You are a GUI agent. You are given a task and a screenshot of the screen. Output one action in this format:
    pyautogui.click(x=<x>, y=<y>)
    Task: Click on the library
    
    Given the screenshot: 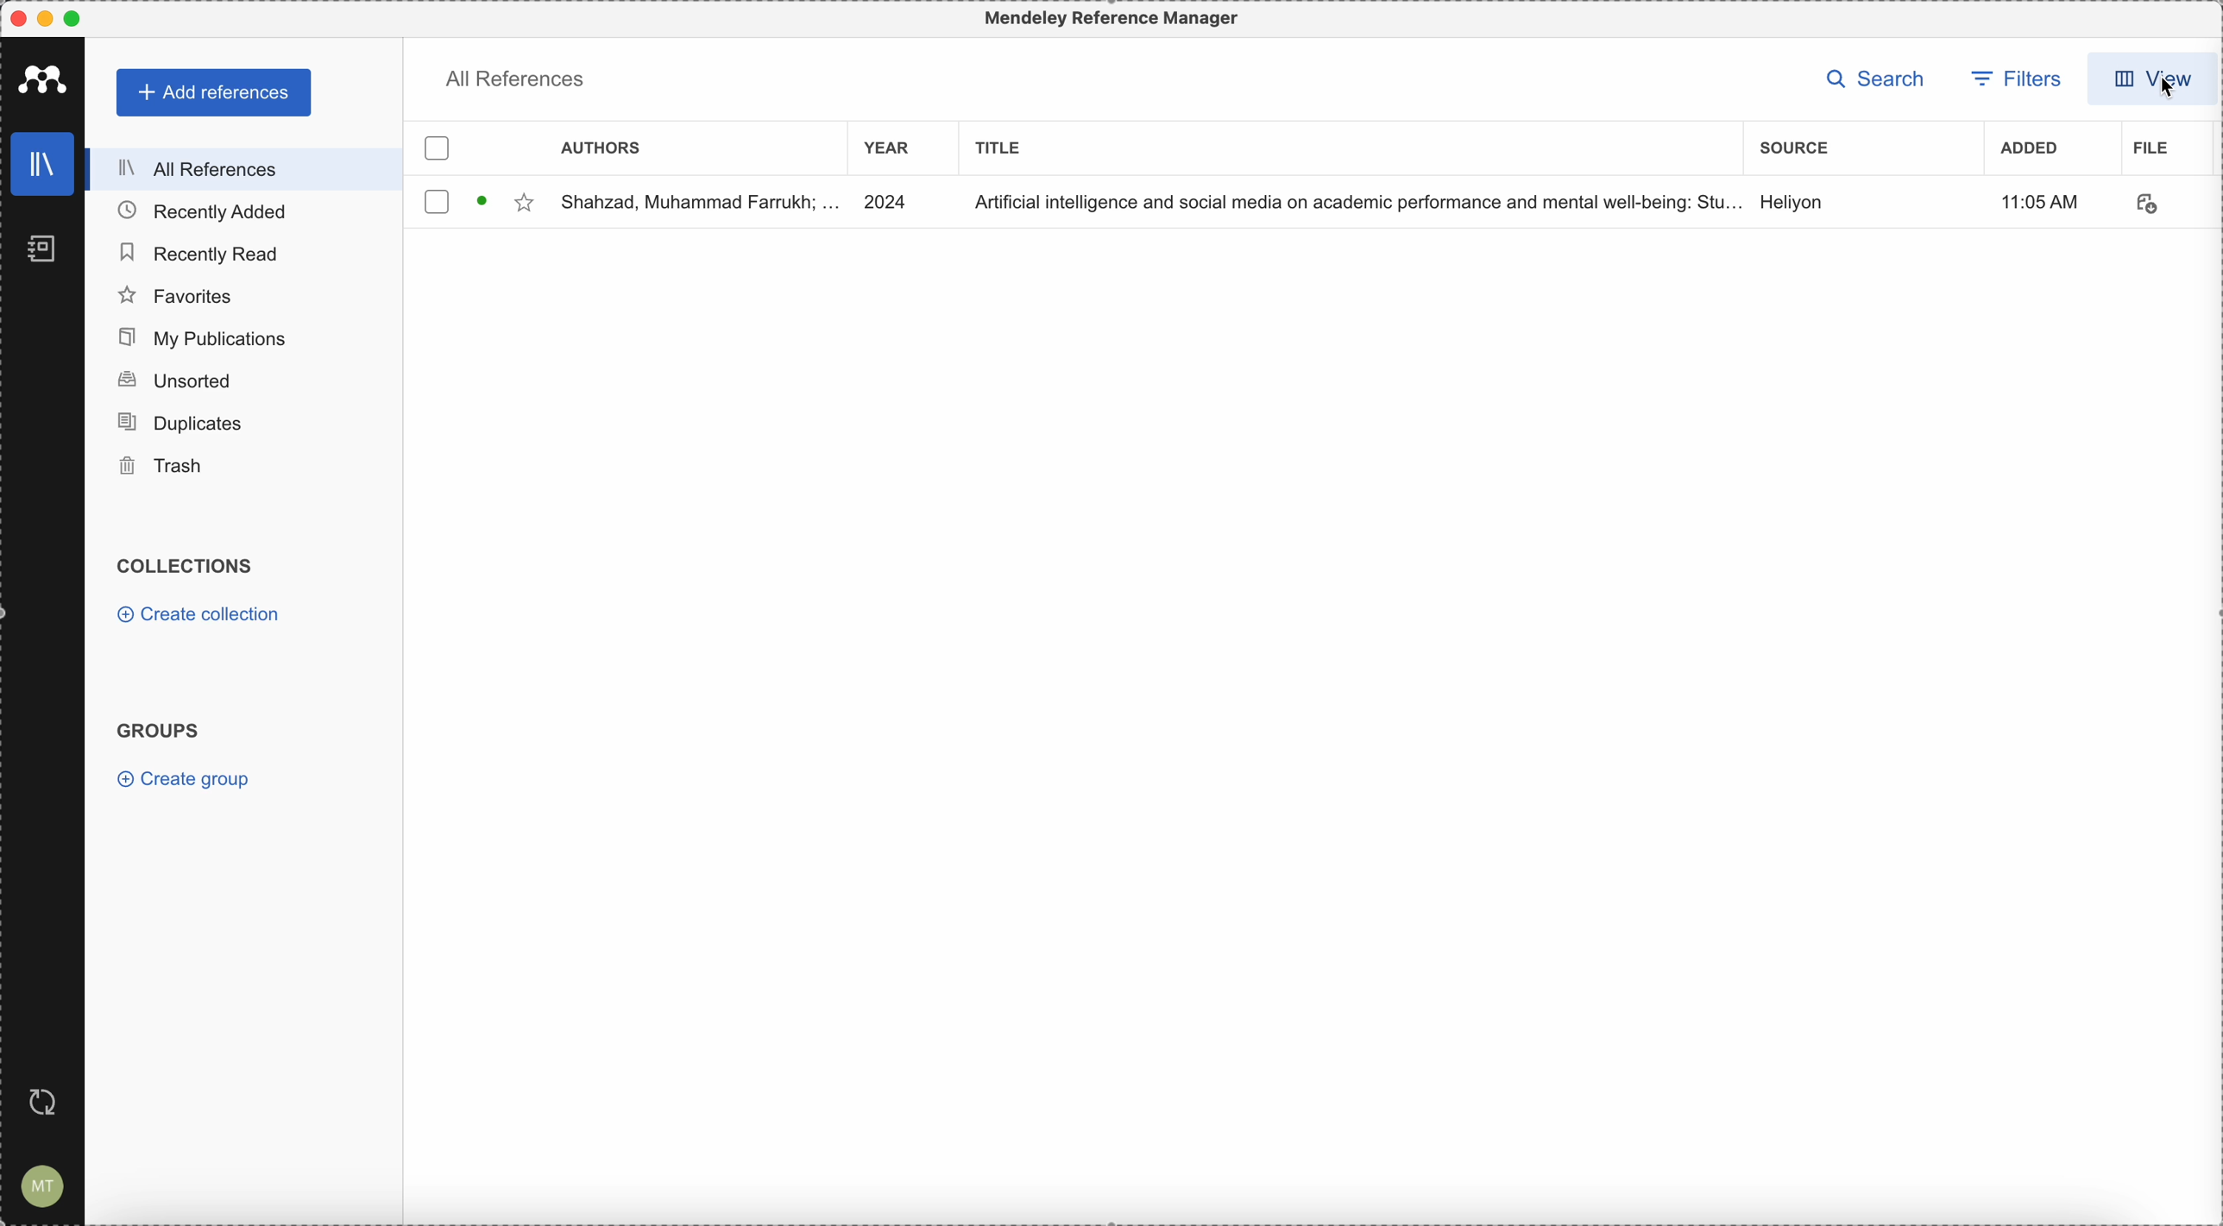 What is the action you would take?
    pyautogui.click(x=43, y=164)
    